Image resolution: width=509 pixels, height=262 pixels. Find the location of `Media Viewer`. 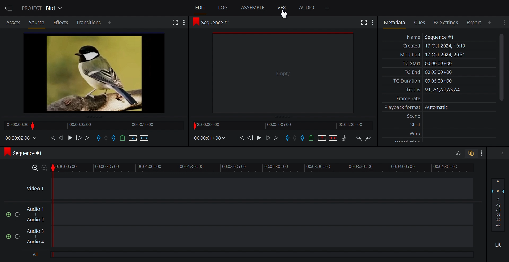

Media Viewer is located at coordinates (282, 73).